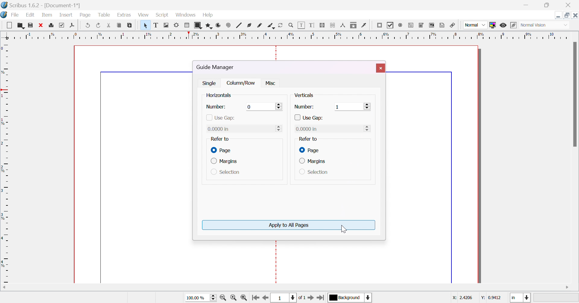 The height and width of the screenshot is (303, 579). I want to click on shape, so click(199, 25).